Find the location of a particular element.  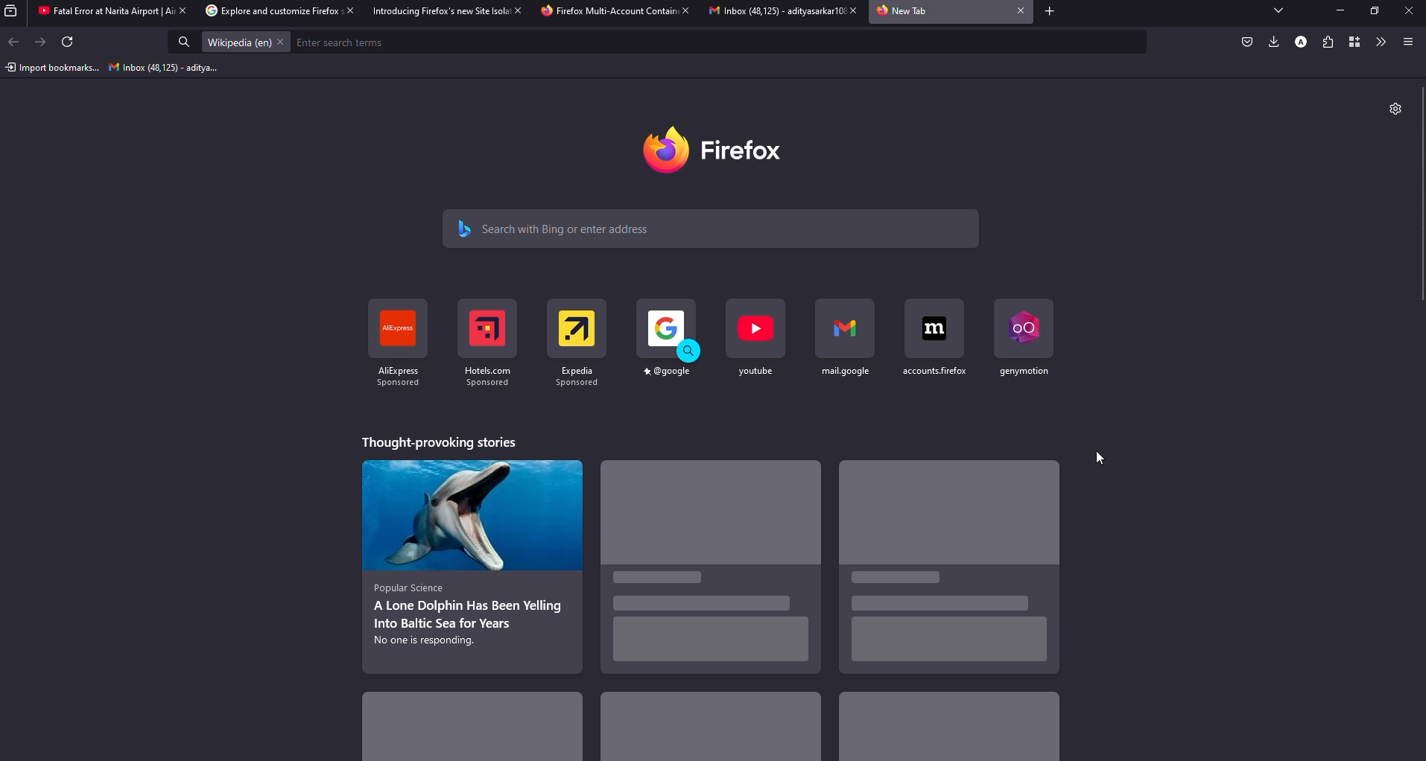

forward is located at coordinates (42, 42).